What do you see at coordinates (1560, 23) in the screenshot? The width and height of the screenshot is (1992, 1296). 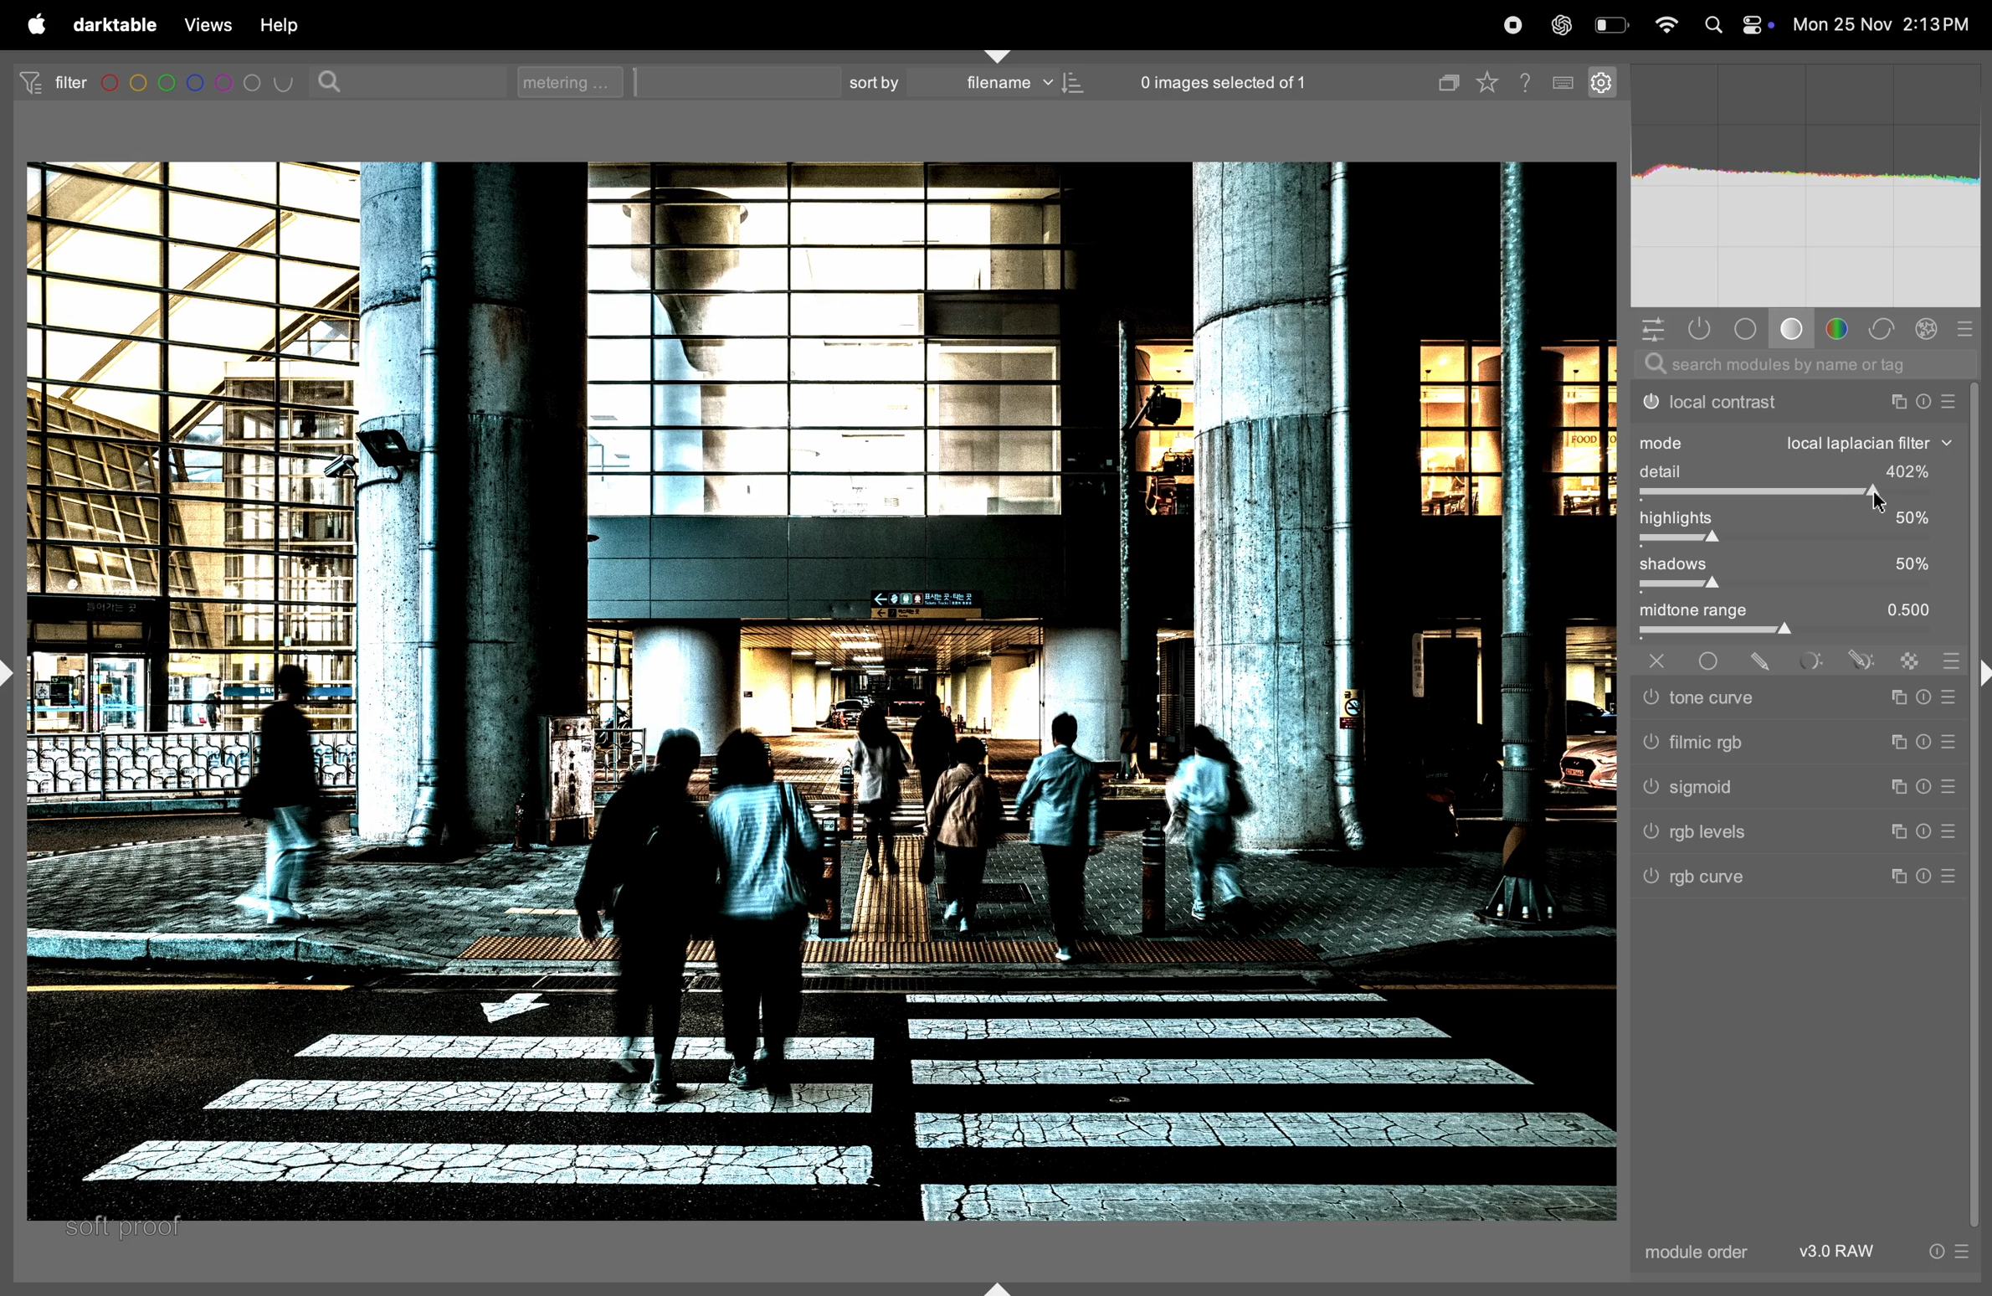 I see `chatgpt` at bounding box center [1560, 23].